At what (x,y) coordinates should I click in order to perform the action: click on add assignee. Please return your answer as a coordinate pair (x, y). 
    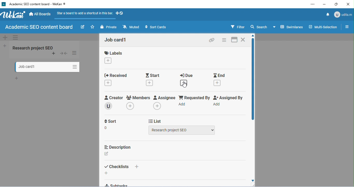
    Looking at the image, I should click on (158, 106).